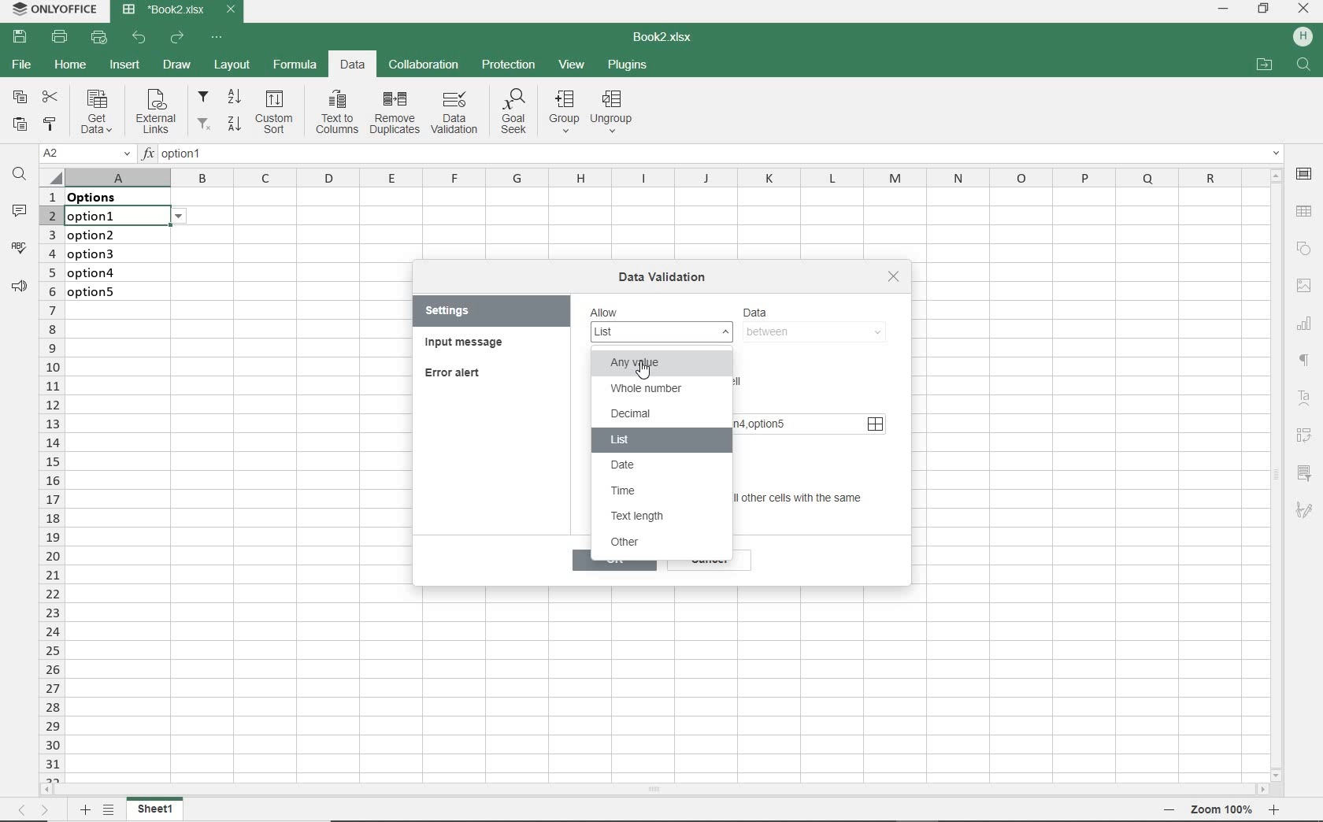 The width and height of the screenshot is (1323, 822). What do you see at coordinates (50, 95) in the screenshot?
I see `CUT` at bounding box center [50, 95].